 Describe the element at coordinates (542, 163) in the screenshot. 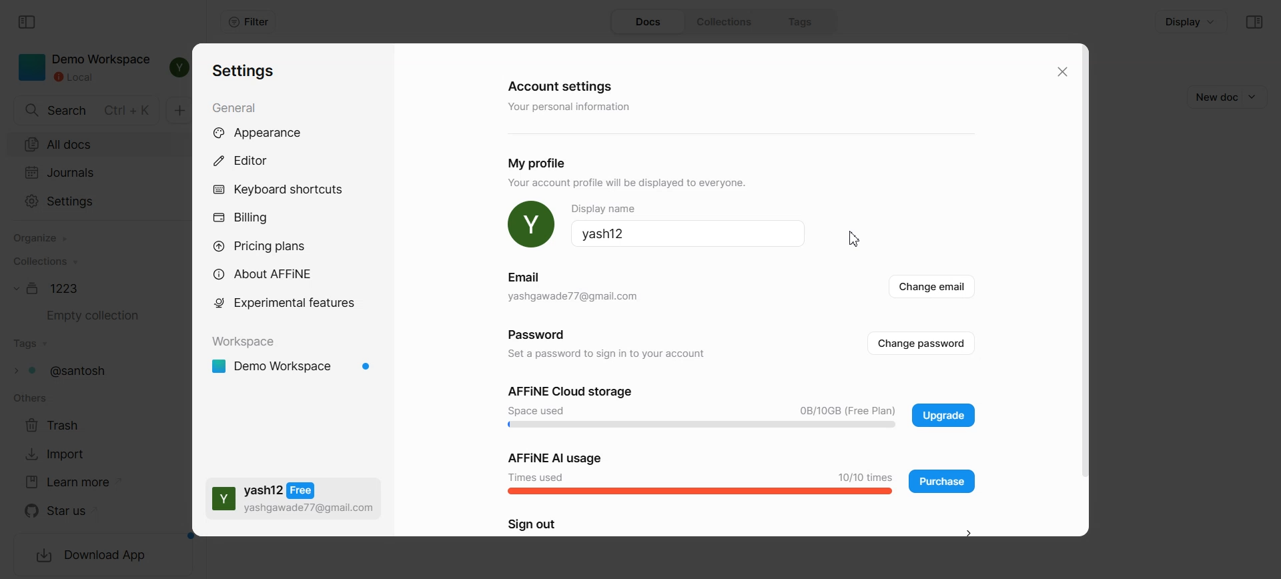

I see `My profile` at that location.